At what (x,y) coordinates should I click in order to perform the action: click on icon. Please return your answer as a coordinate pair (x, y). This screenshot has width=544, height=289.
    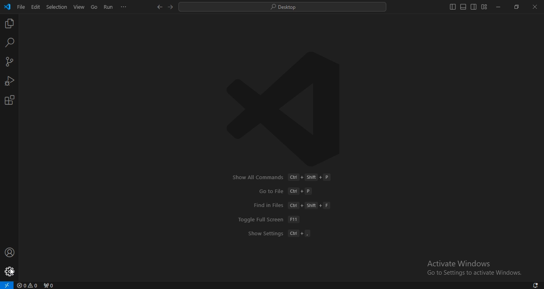
    Looking at the image, I should click on (8, 8).